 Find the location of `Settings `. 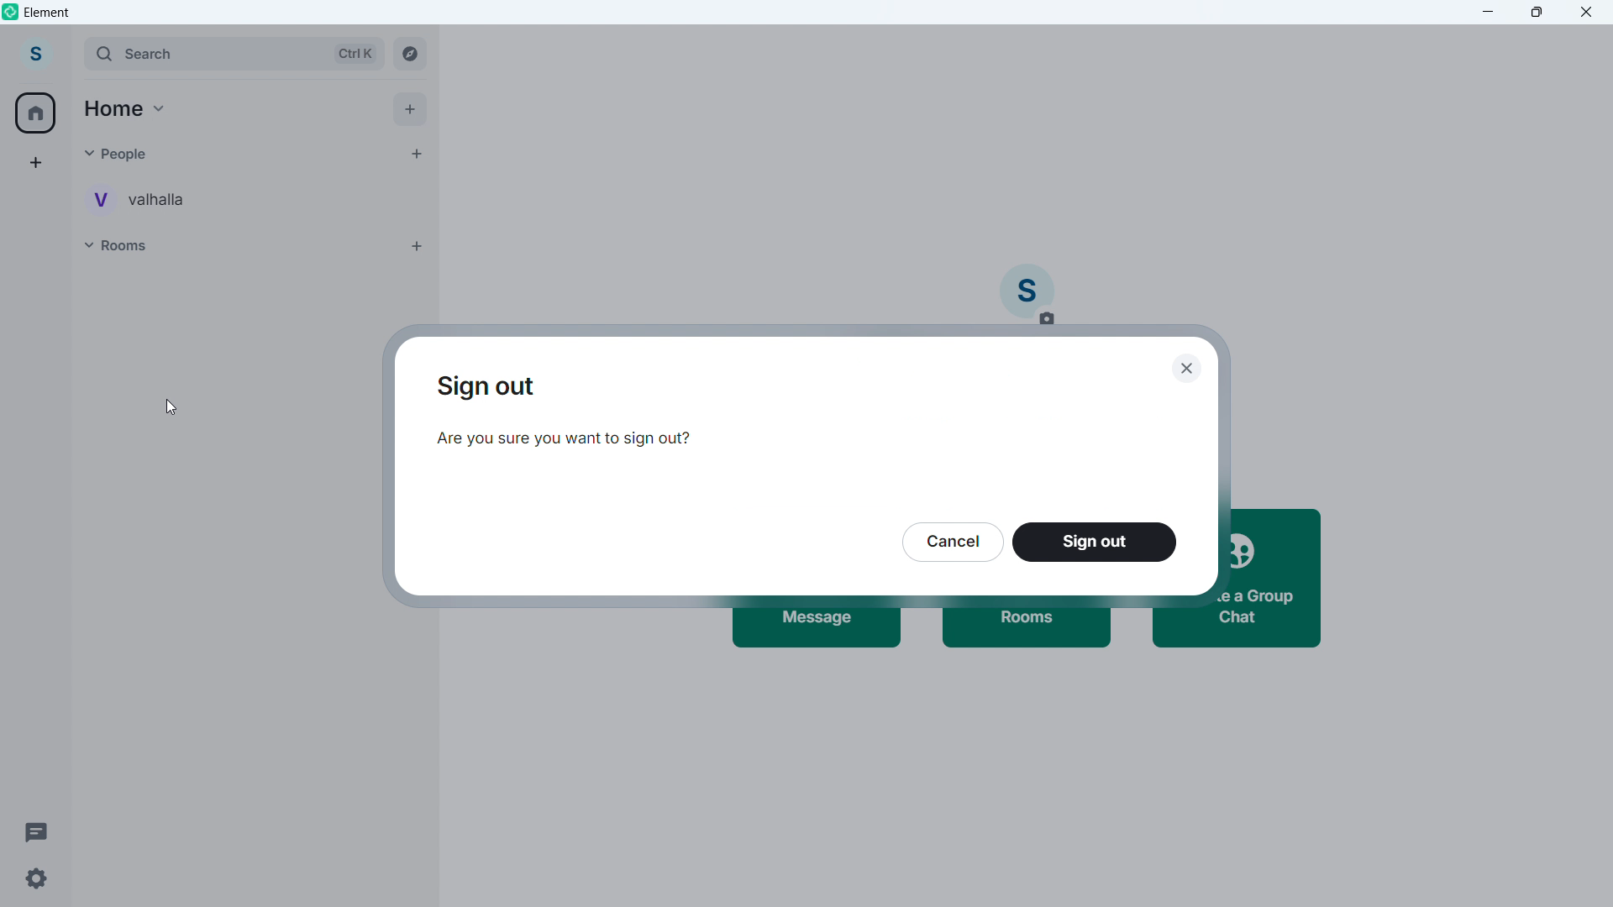

Settings  is located at coordinates (44, 880).